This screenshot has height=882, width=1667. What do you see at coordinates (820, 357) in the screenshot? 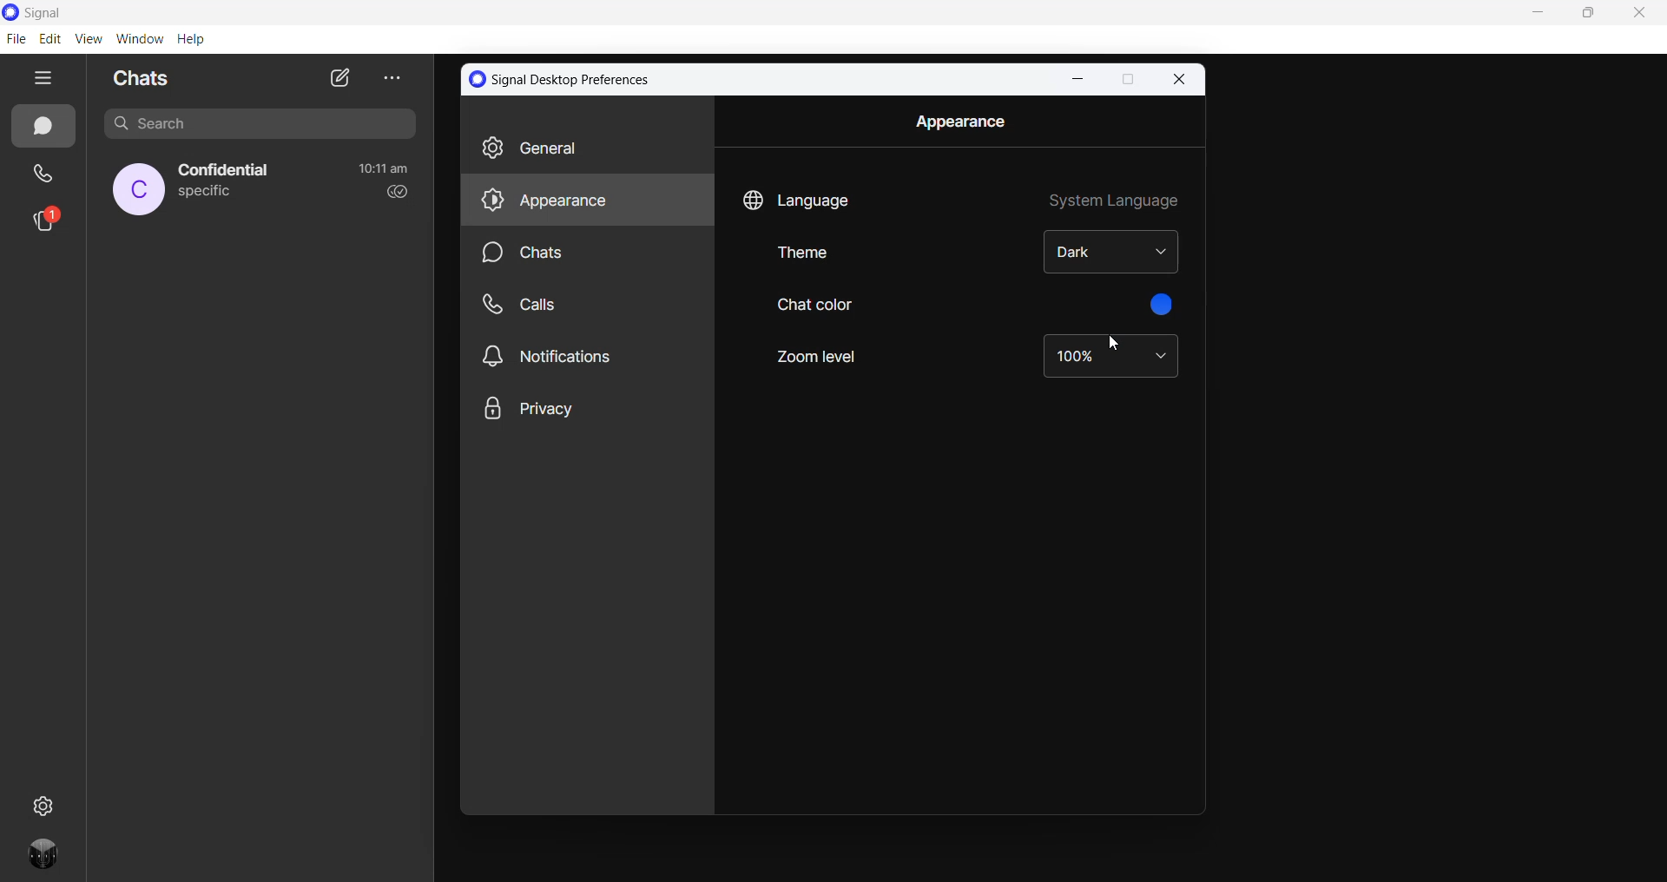
I see `zoom level` at bounding box center [820, 357].